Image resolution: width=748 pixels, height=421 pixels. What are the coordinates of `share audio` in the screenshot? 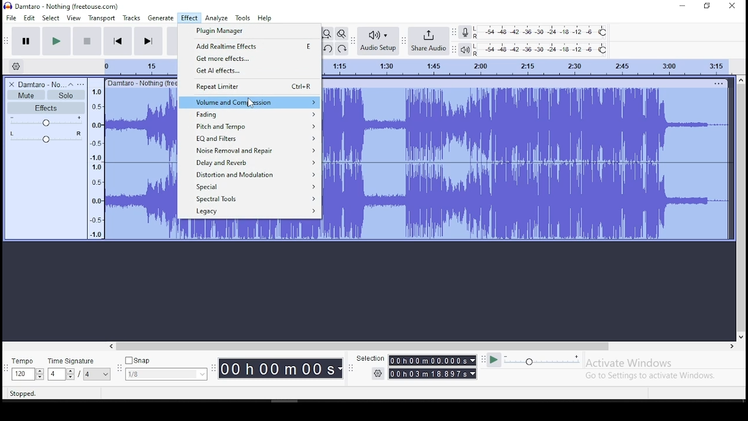 It's located at (429, 40).